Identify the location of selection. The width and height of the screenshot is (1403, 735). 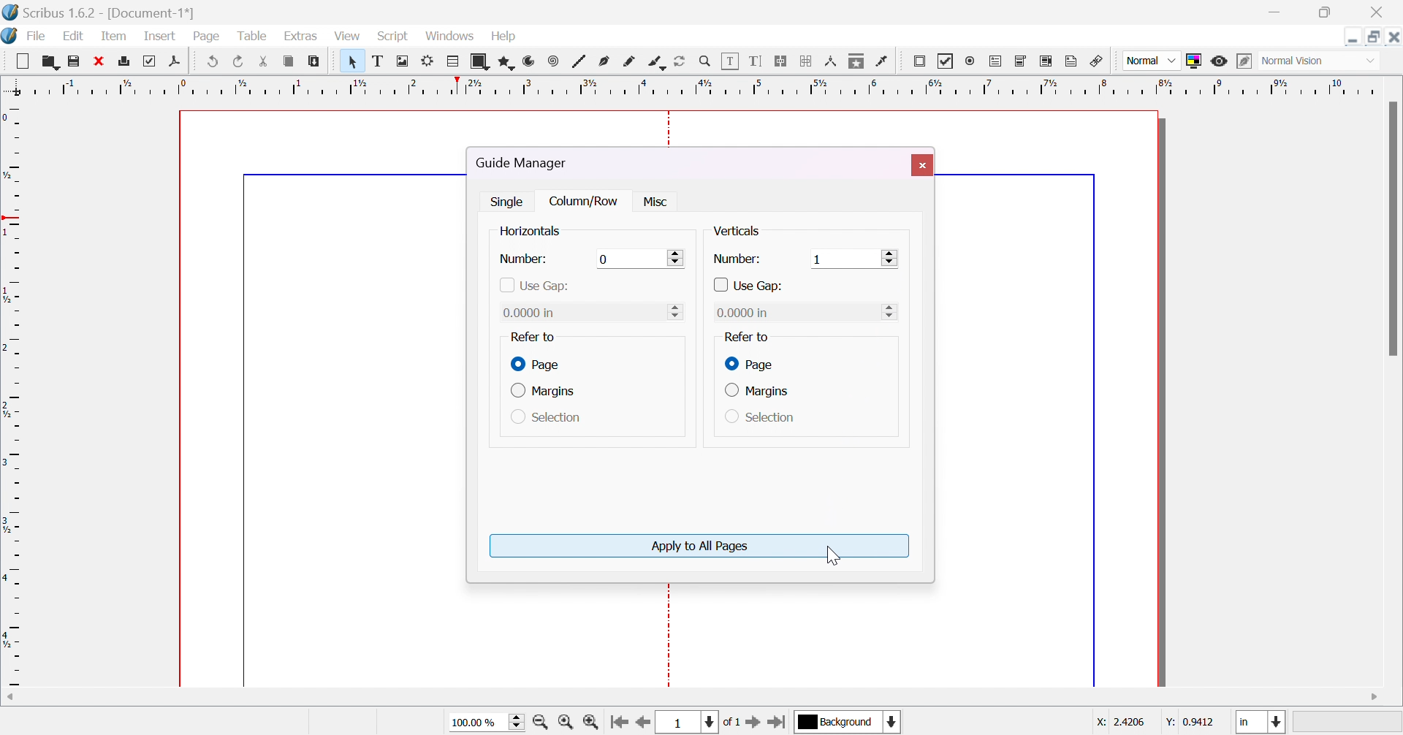
(547, 419).